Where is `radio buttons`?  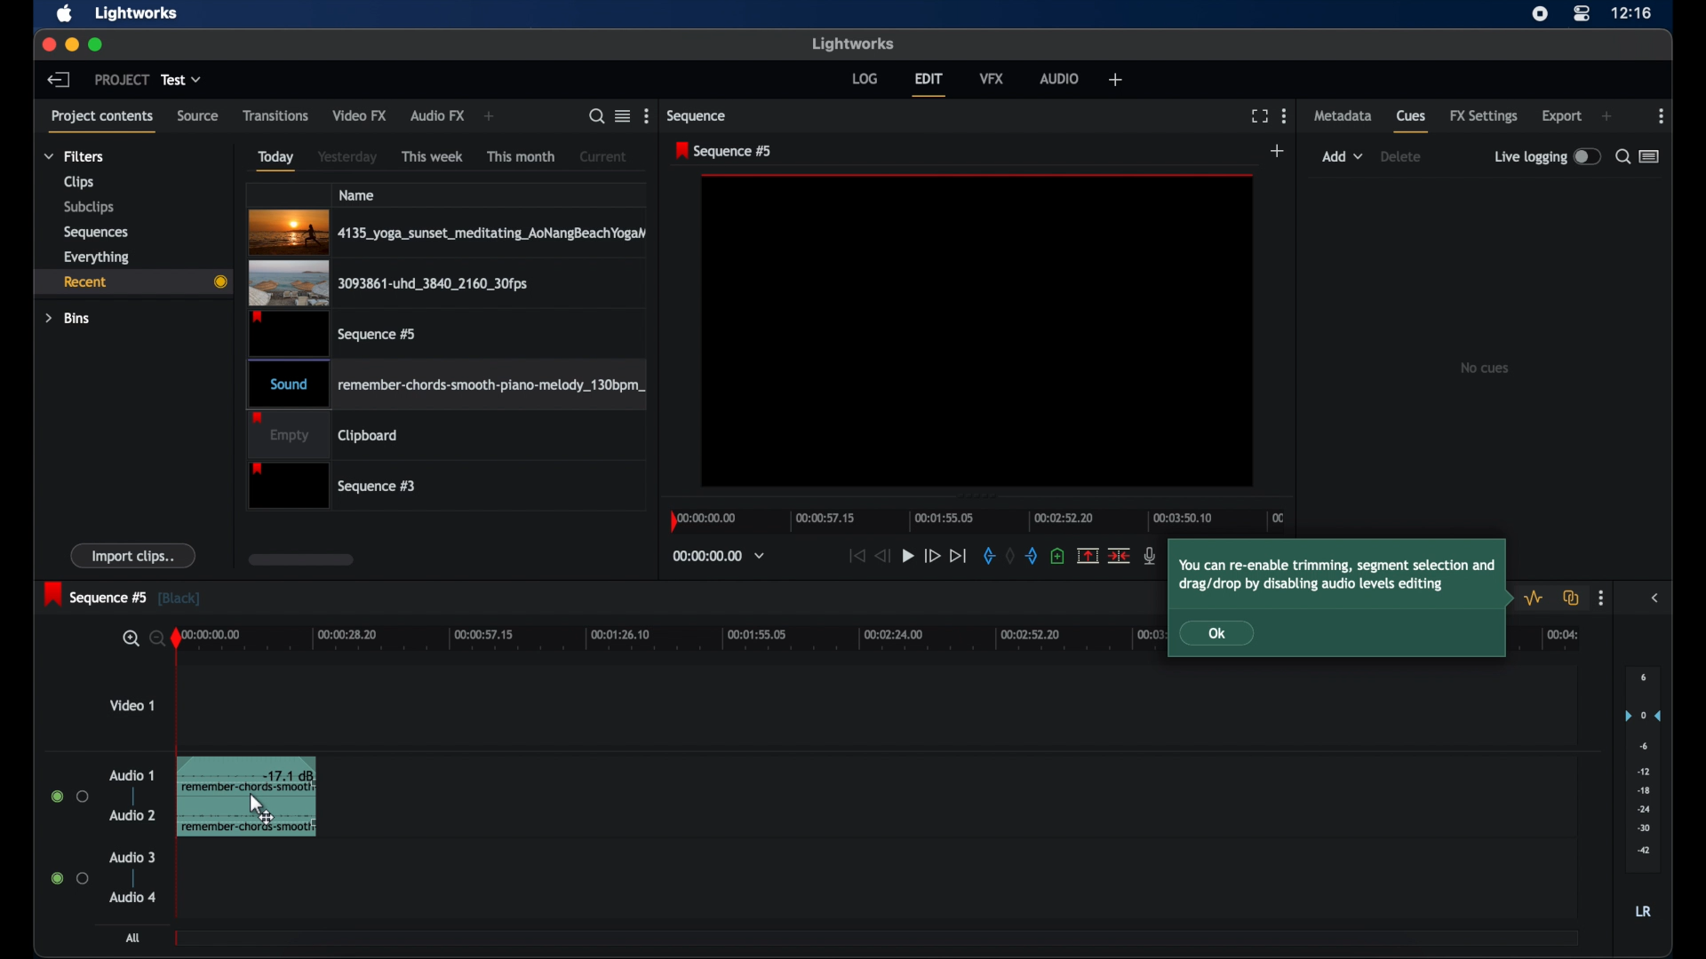
radio buttons is located at coordinates (70, 797).